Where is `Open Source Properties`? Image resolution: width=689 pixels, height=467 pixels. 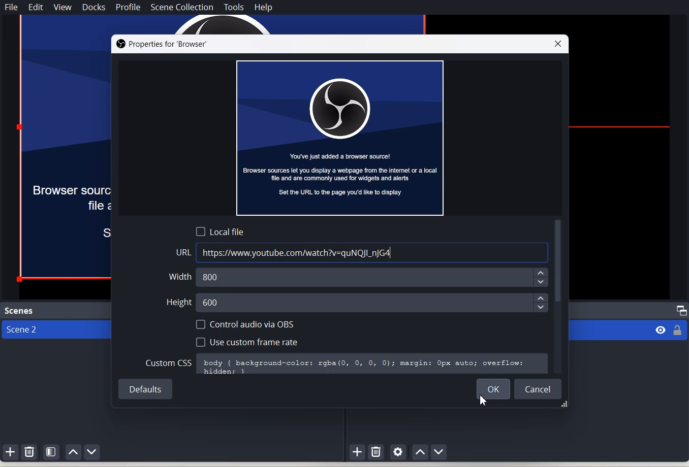 Open Source Properties is located at coordinates (398, 452).